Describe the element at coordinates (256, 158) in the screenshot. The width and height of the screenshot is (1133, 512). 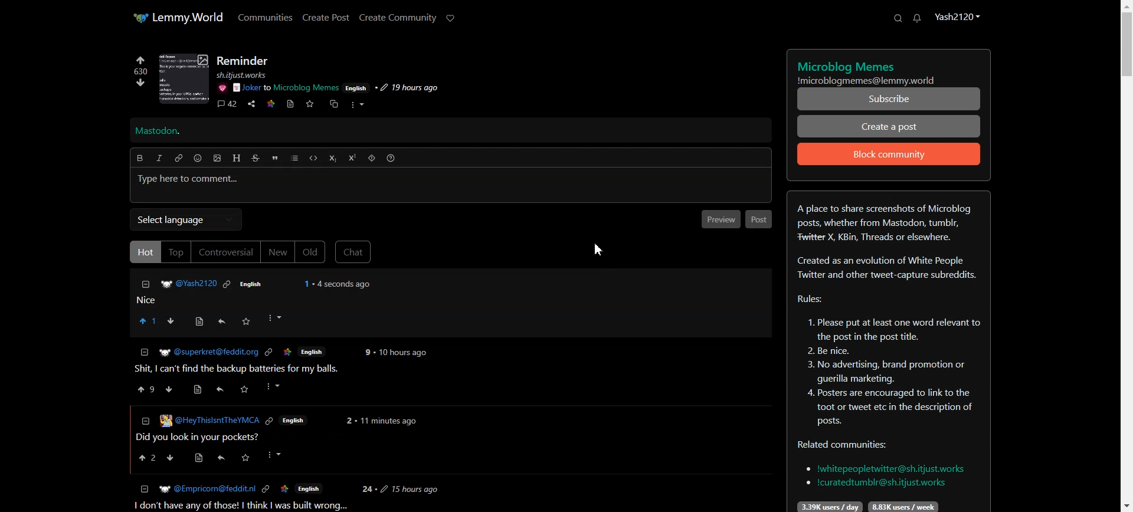
I see `Strikethrough` at that location.